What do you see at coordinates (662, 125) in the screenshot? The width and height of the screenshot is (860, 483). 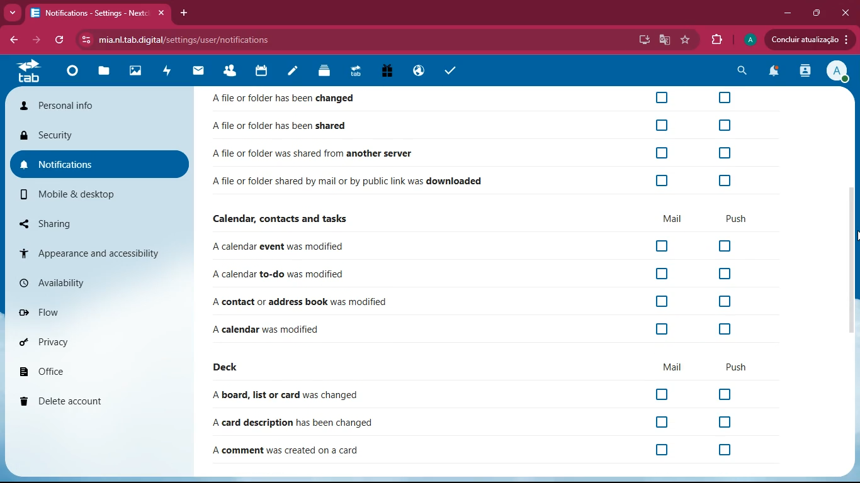 I see `off` at bounding box center [662, 125].